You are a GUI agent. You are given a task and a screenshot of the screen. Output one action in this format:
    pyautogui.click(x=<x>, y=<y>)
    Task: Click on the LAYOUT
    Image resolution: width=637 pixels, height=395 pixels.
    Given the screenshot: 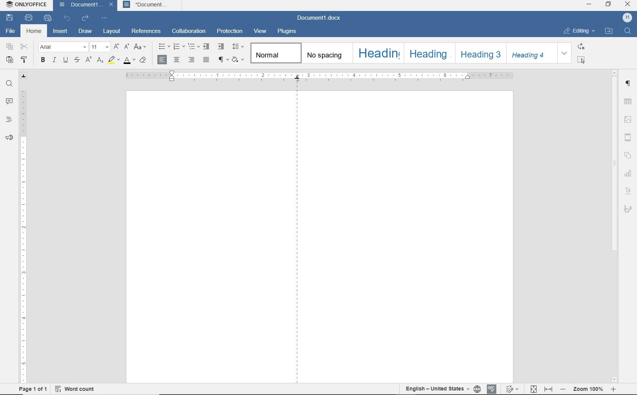 What is the action you would take?
    pyautogui.click(x=110, y=31)
    